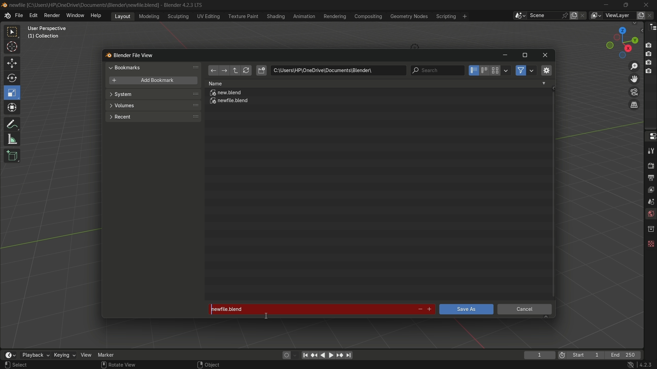 Image resolution: width=657 pixels, height=369 pixels. I want to click on scale, so click(13, 93).